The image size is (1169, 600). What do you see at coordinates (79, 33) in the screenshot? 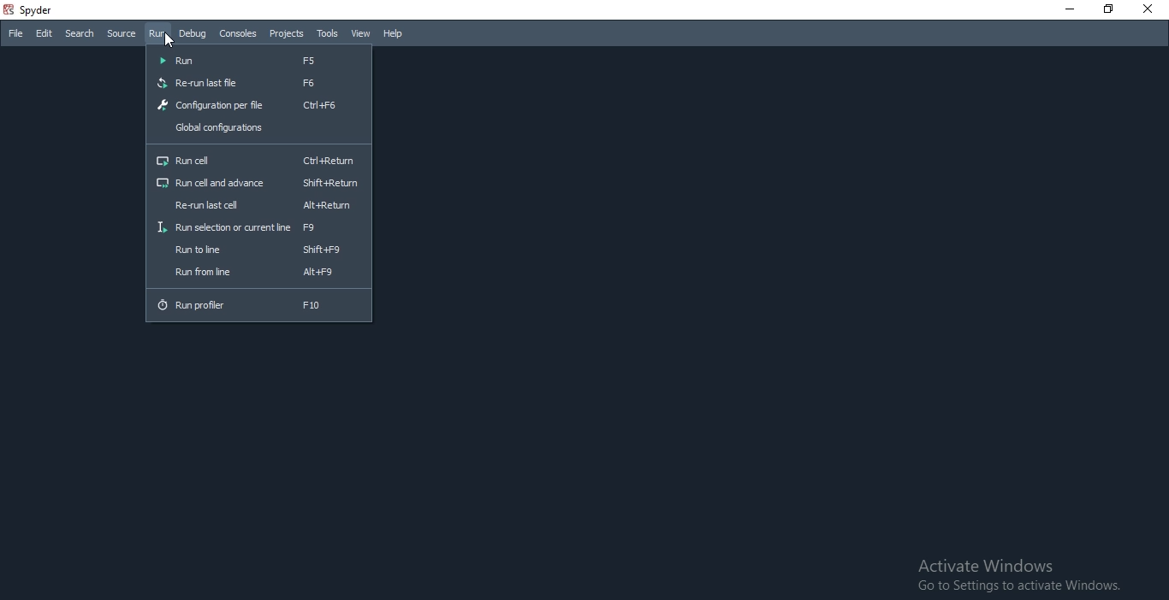
I see `Search` at bounding box center [79, 33].